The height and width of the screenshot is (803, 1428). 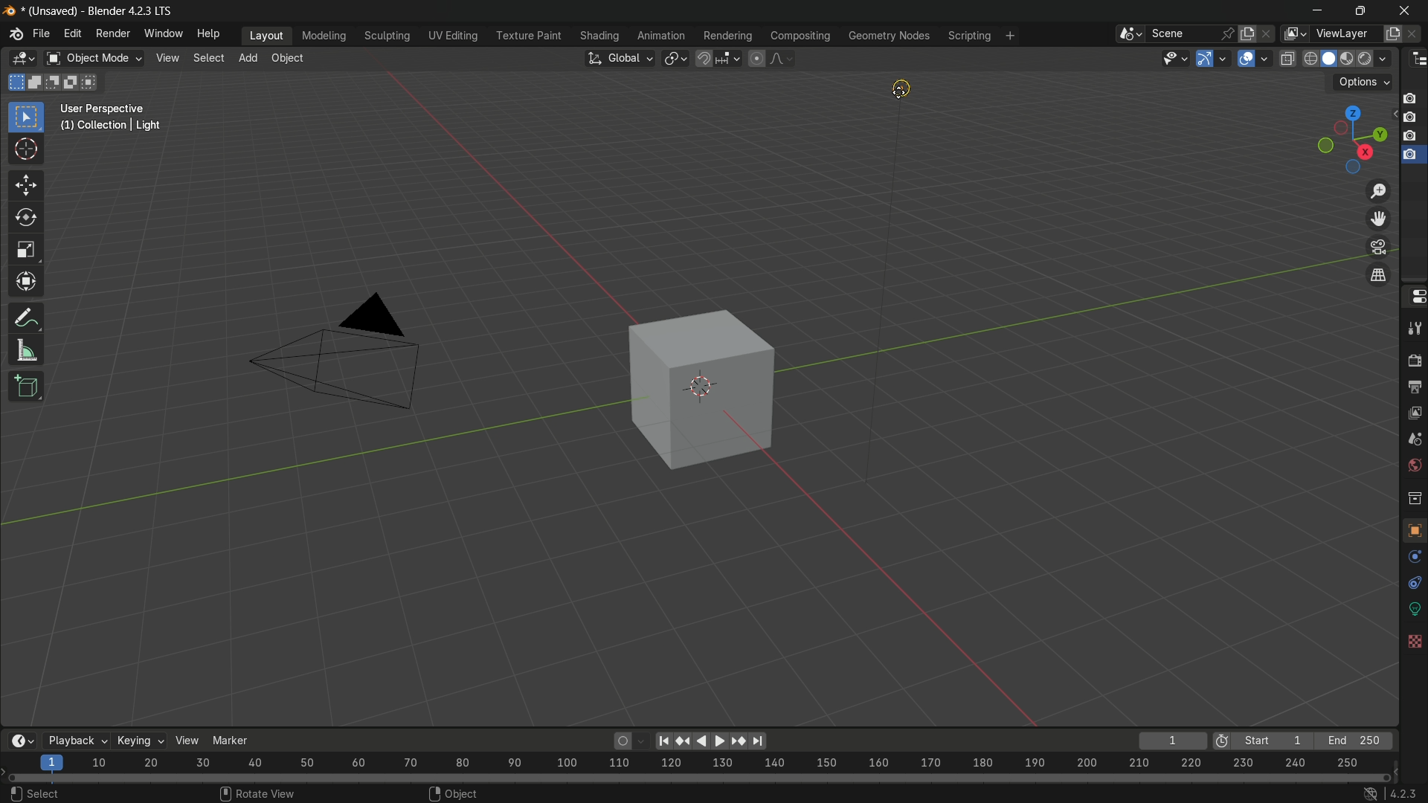 What do you see at coordinates (717, 59) in the screenshot?
I see `snap` at bounding box center [717, 59].